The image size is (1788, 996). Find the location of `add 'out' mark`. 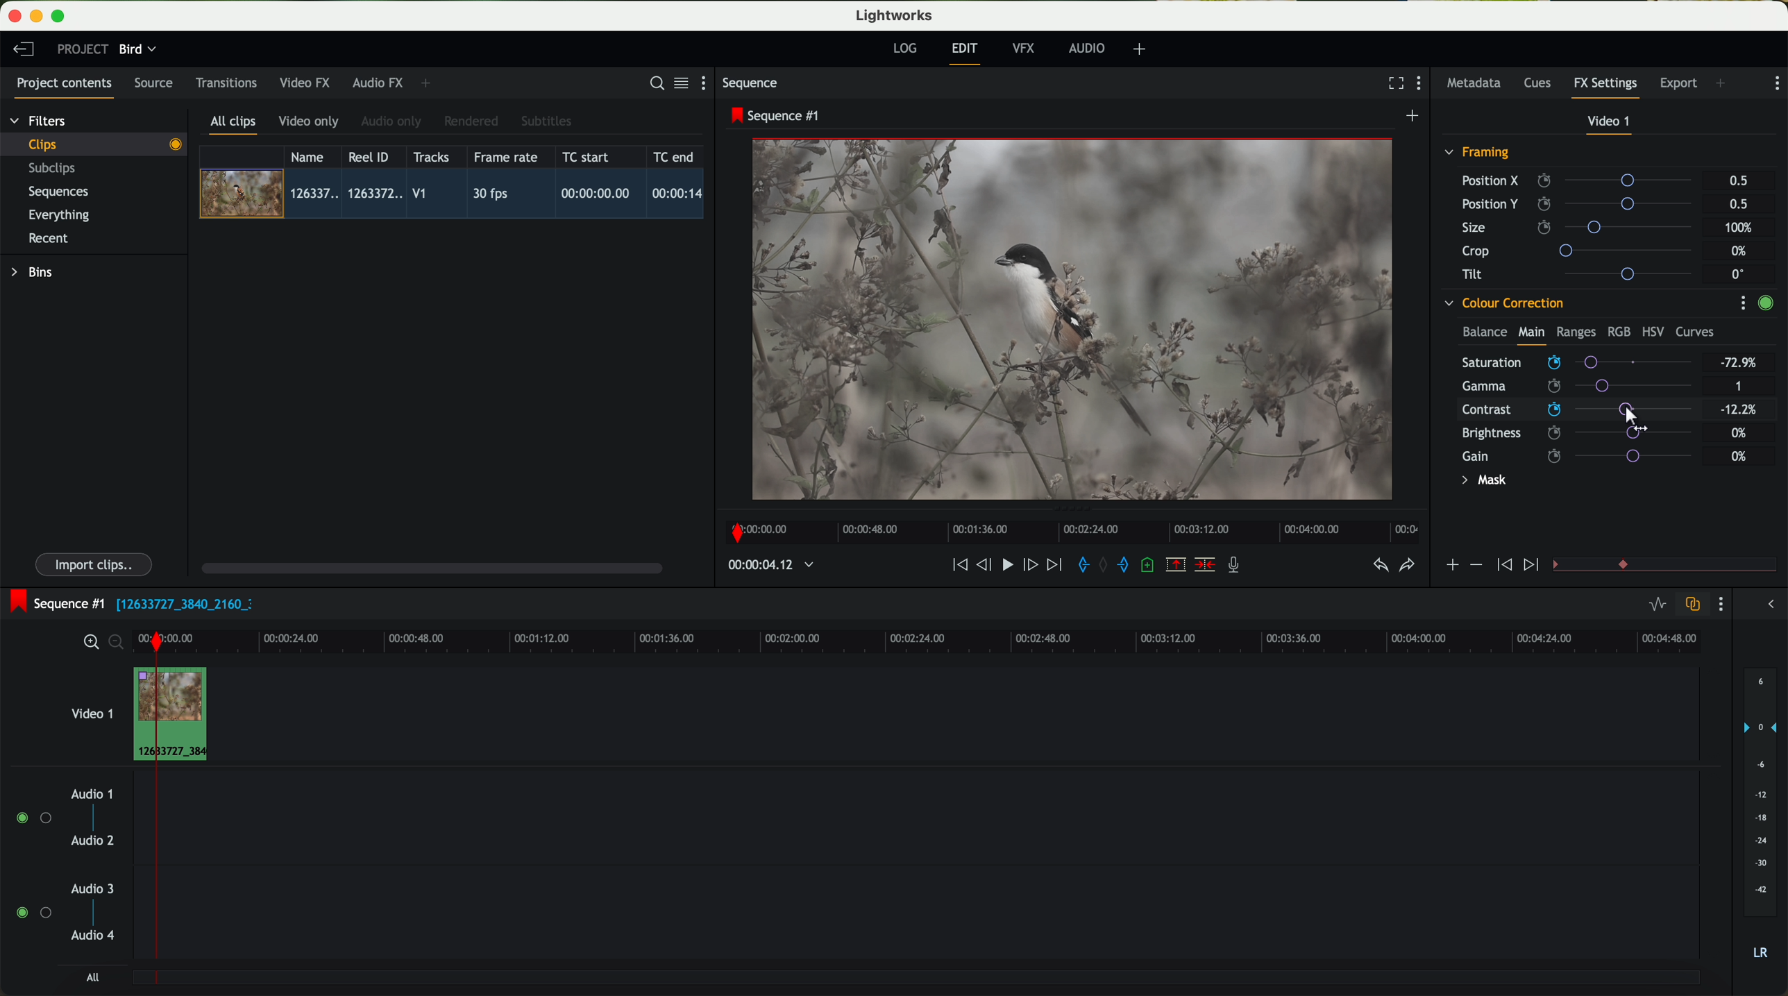

add 'out' mark is located at coordinates (1130, 564).